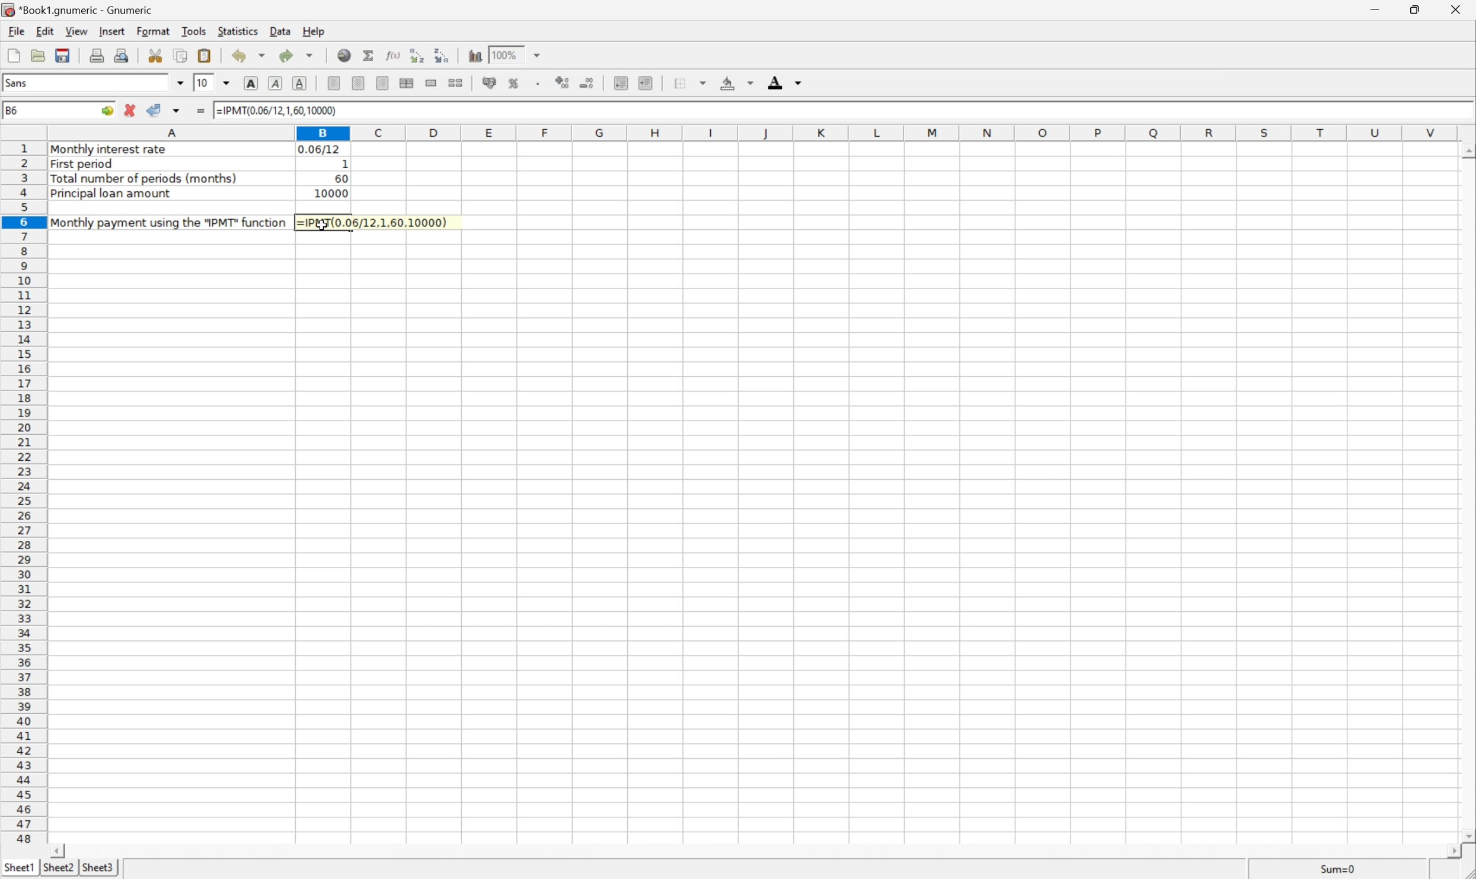 Image resolution: width=1476 pixels, height=879 pixels. What do you see at coordinates (12, 55) in the screenshot?
I see `Create a new workbook` at bounding box center [12, 55].